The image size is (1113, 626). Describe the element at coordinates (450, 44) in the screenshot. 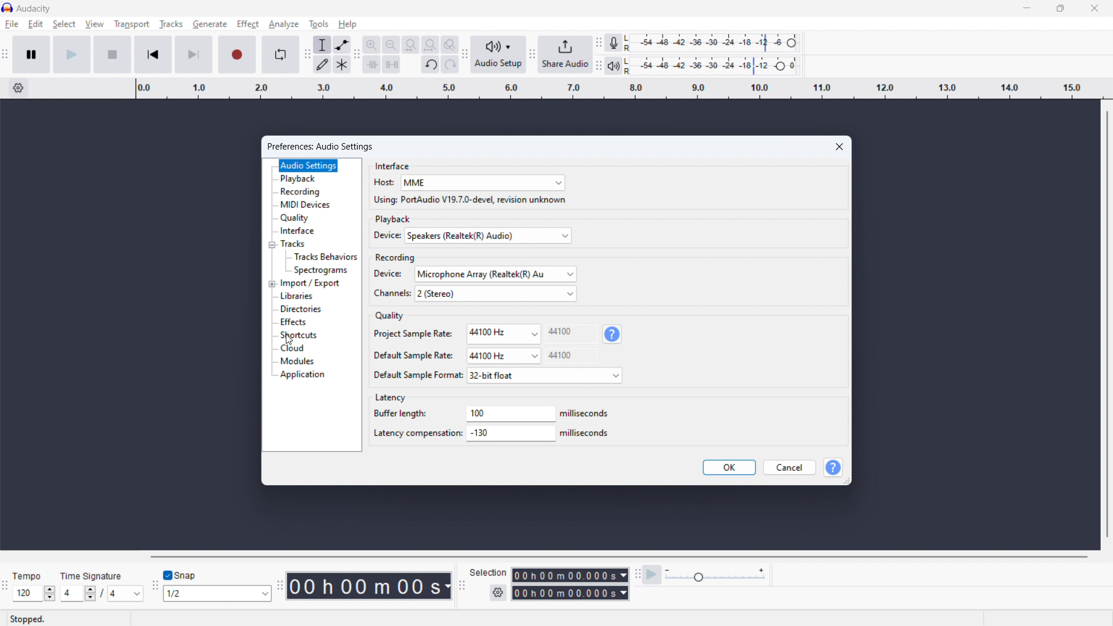

I see `toggle zoom` at that location.